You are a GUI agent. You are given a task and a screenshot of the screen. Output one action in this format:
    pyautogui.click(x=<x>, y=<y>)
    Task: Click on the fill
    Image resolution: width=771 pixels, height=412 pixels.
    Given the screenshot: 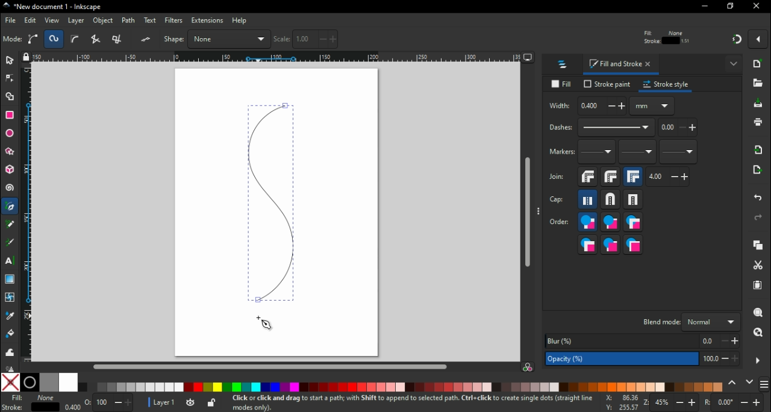 What is the action you would take?
    pyautogui.click(x=561, y=84)
    